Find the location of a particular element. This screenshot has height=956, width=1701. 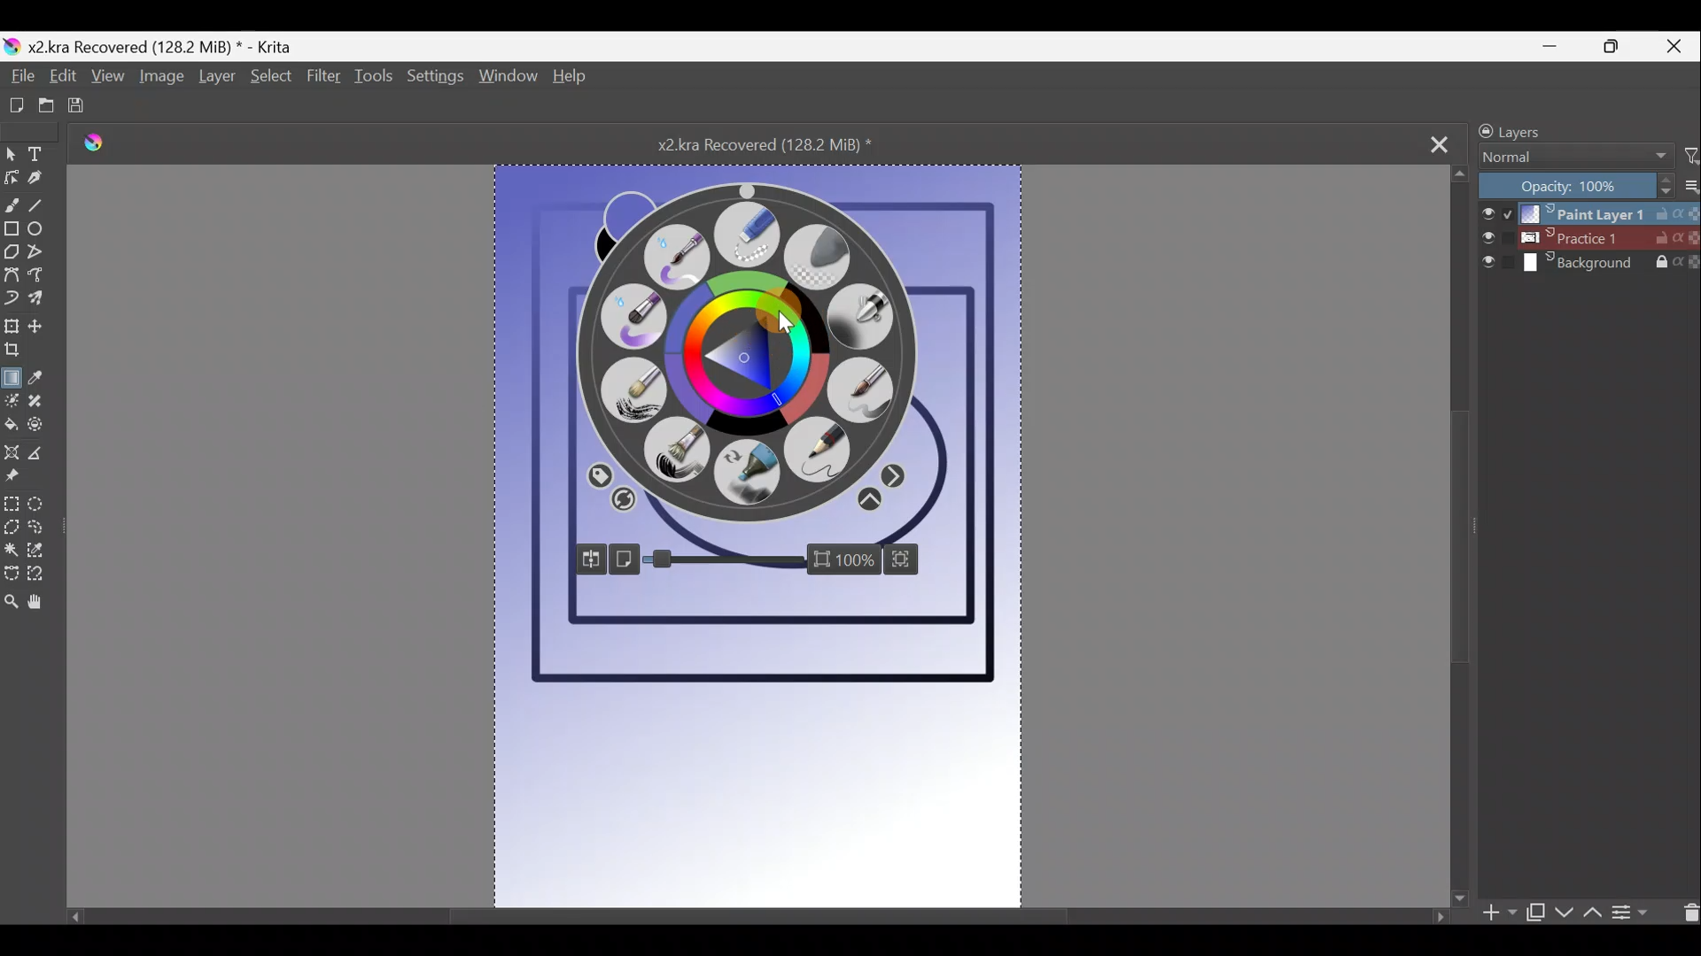

Magnetic curve selection tool is located at coordinates (38, 582).